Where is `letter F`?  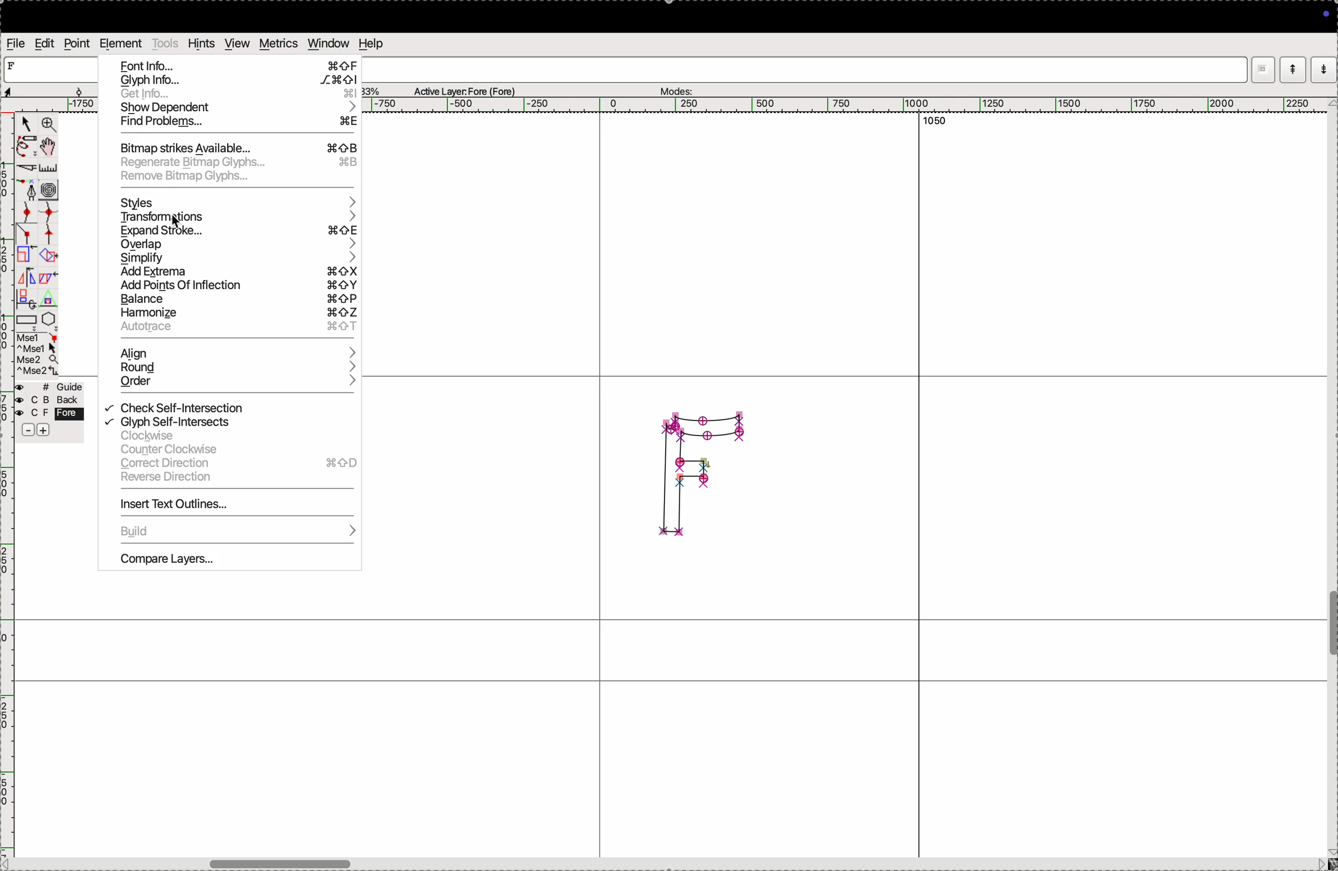
letter F is located at coordinates (13, 65).